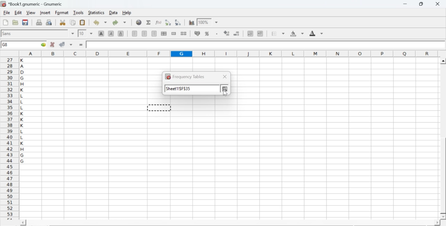  Describe the element at coordinates (179, 89) in the screenshot. I see `sheet1!$F$35` at that location.